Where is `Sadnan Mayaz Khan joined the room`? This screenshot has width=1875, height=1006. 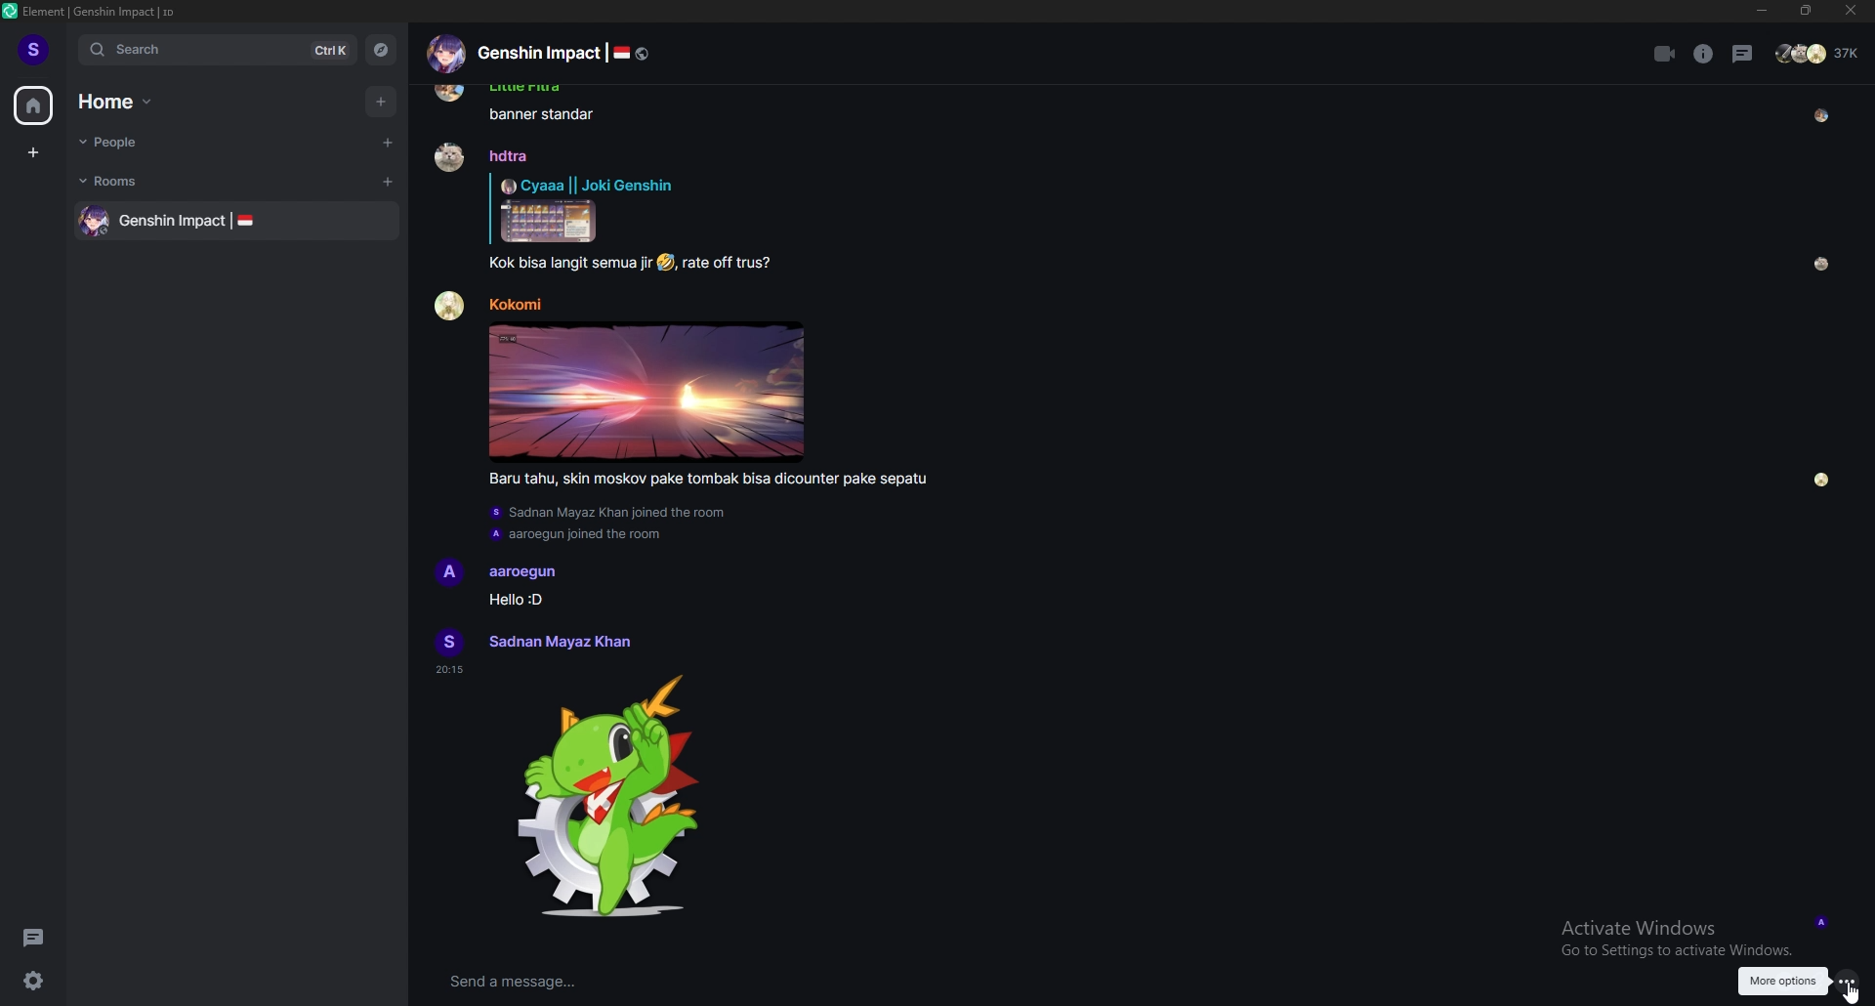
Sadnan Mayaz Khan joined the room is located at coordinates (609, 513).